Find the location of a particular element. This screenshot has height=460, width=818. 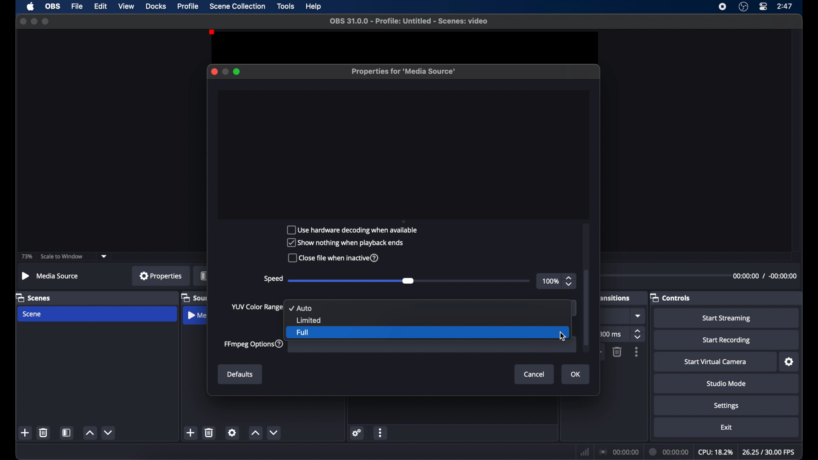

exit  is located at coordinates (726, 427).